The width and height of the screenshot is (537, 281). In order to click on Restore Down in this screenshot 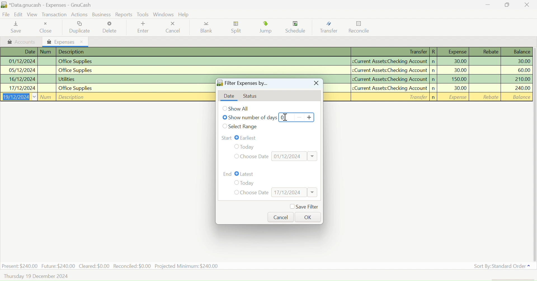, I will do `click(488, 4)`.